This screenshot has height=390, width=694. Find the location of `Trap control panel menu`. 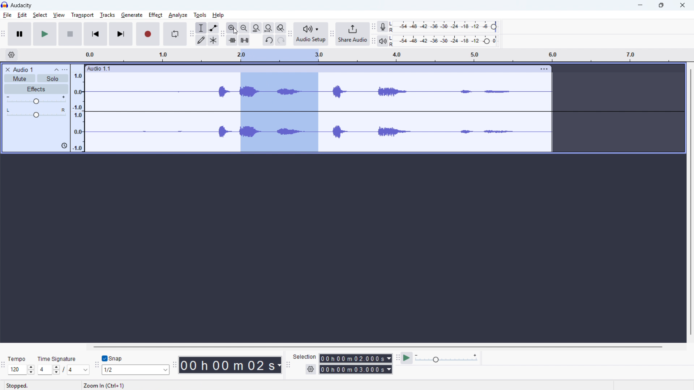

Trap control panel menu is located at coordinates (65, 70).